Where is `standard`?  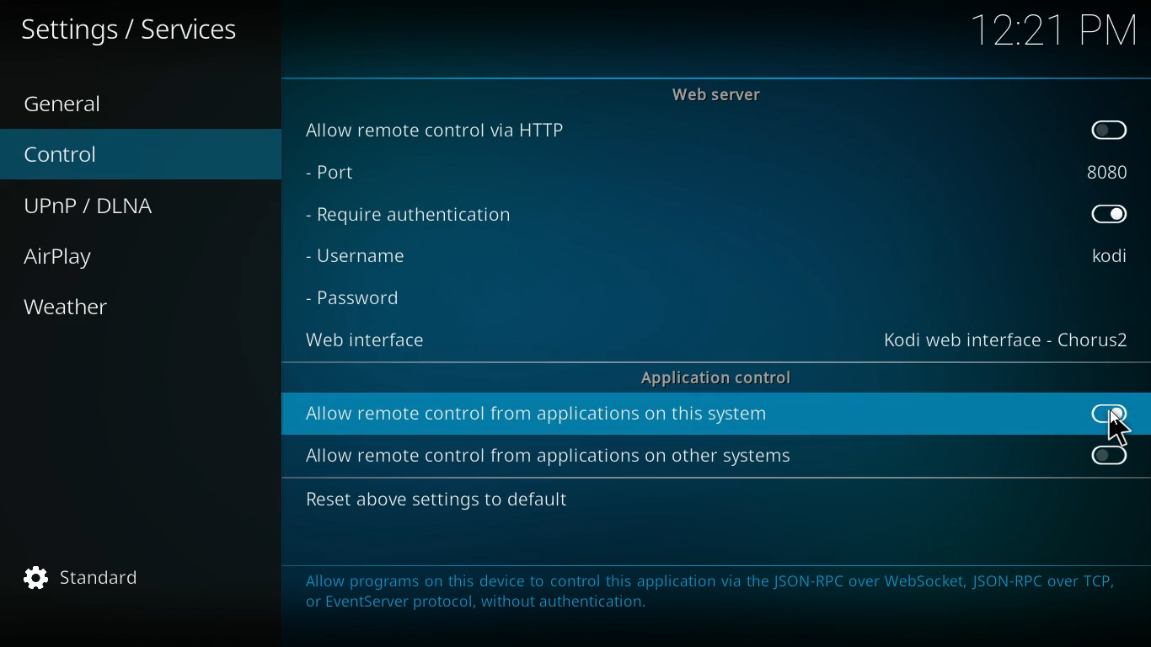 standard is located at coordinates (103, 582).